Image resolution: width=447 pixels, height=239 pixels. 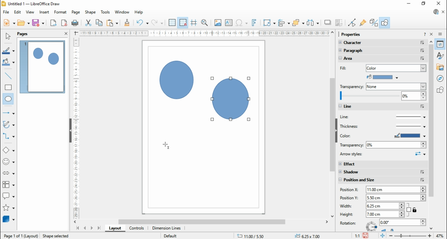 I want to click on thickness, so click(x=383, y=126).